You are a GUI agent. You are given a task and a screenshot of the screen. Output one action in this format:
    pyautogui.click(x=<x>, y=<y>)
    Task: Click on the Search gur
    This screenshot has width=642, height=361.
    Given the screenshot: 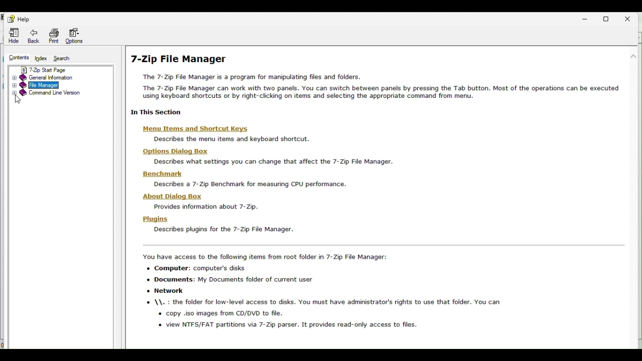 What is the action you would take?
    pyautogui.click(x=62, y=58)
    